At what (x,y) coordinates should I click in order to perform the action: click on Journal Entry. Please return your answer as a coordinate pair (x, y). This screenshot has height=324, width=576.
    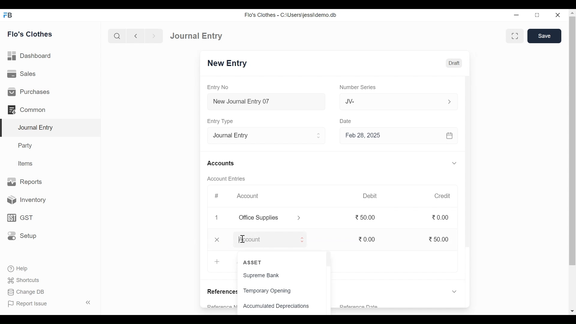
    Looking at the image, I should click on (199, 36).